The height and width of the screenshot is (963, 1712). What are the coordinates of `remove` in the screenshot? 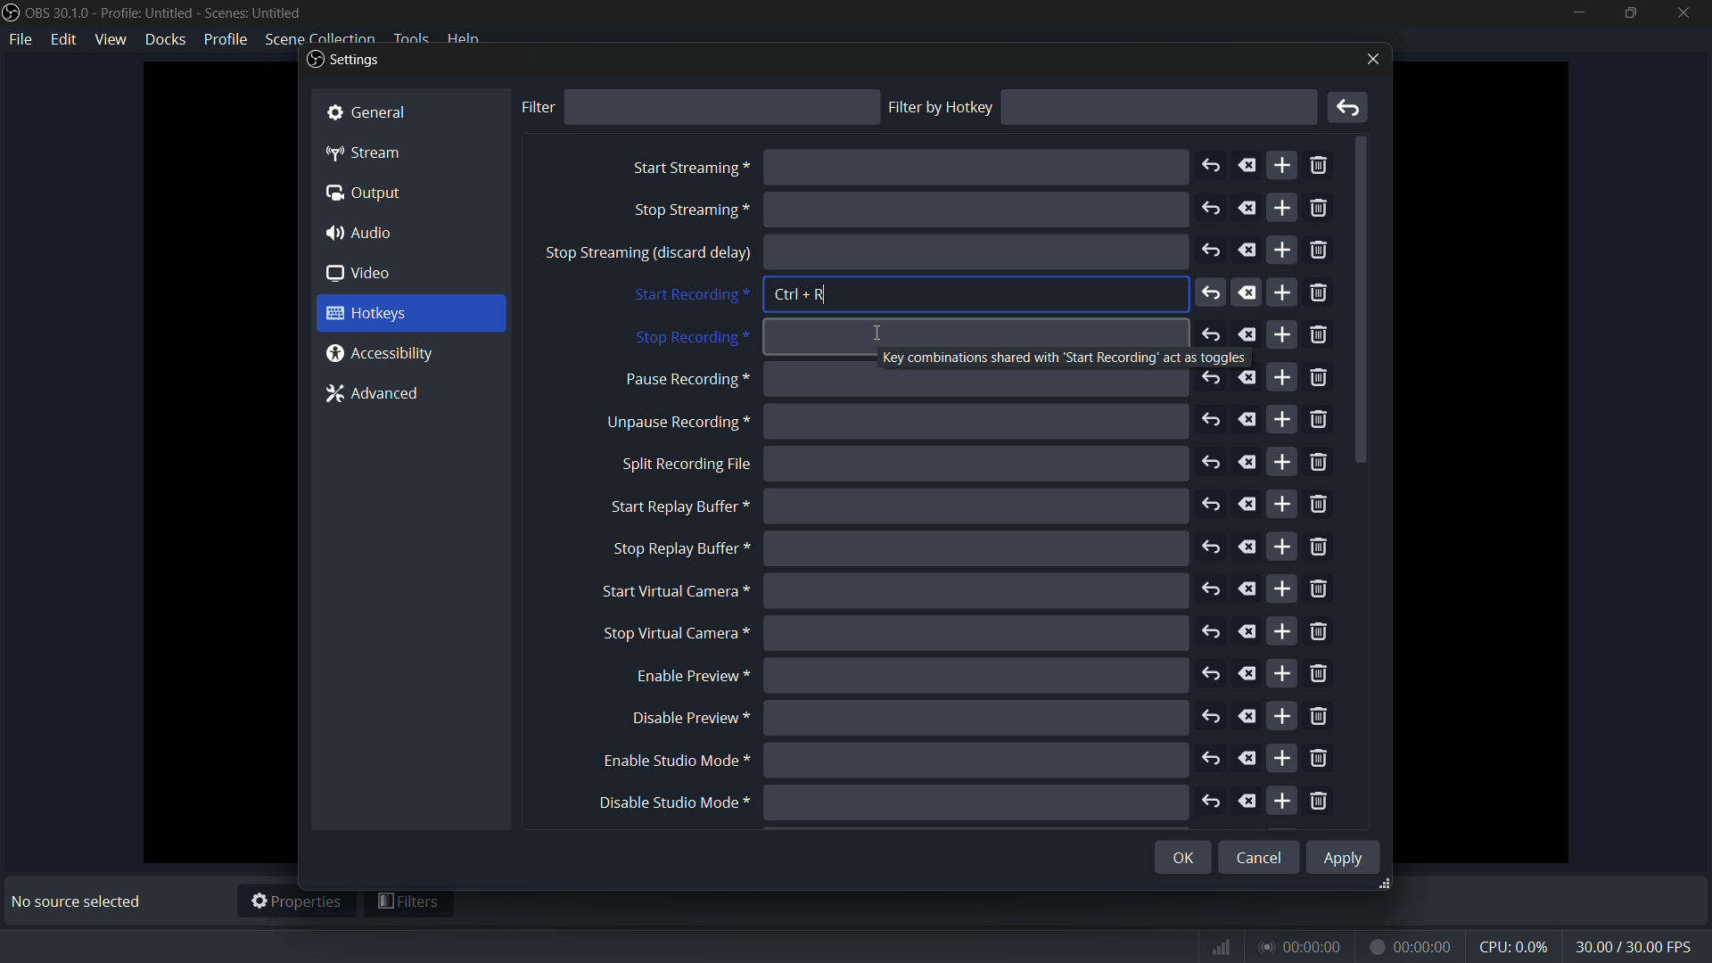 It's located at (1319, 506).